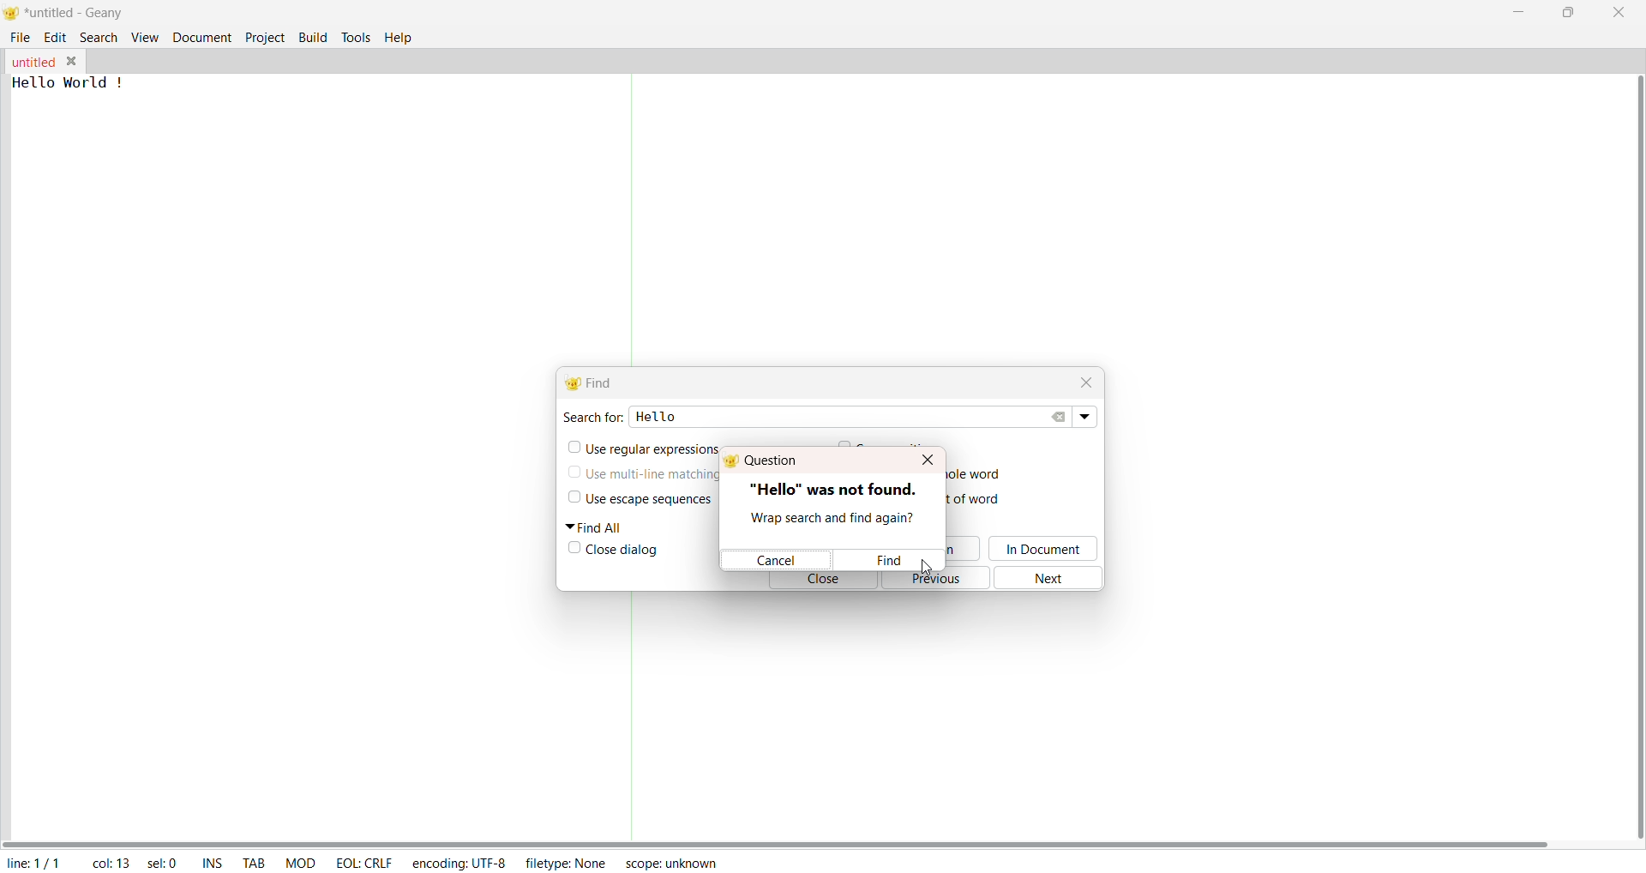  What do you see at coordinates (300, 861) in the screenshot?
I see `MOD` at bounding box center [300, 861].